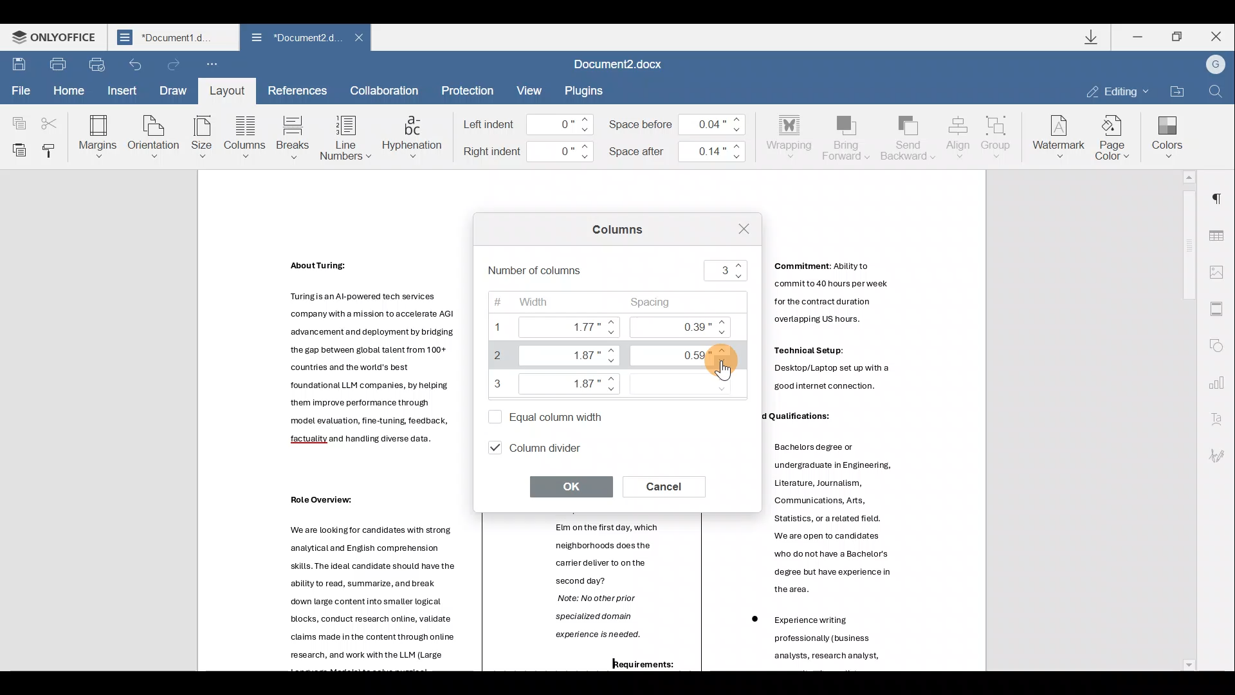 The height and width of the screenshot is (695, 1235). What do you see at coordinates (57, 40) in the screenshot?
I see `ONLYOFFICE` at bounding box center [57, 40].